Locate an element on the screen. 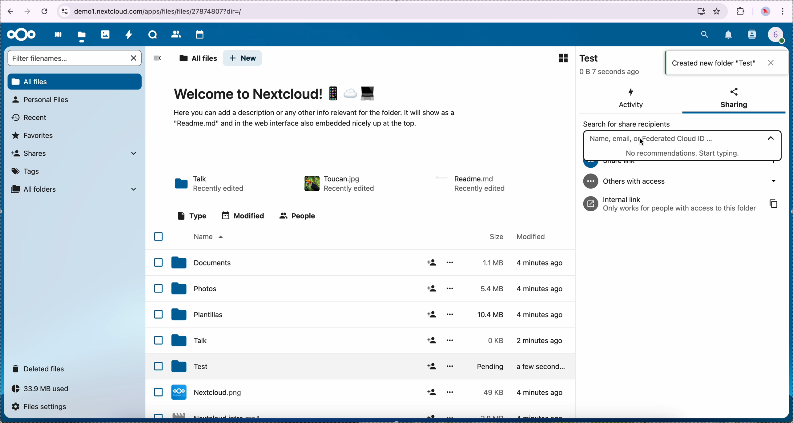 This screenshot has width=793, height=423. people is located at coordinates (299, 216).